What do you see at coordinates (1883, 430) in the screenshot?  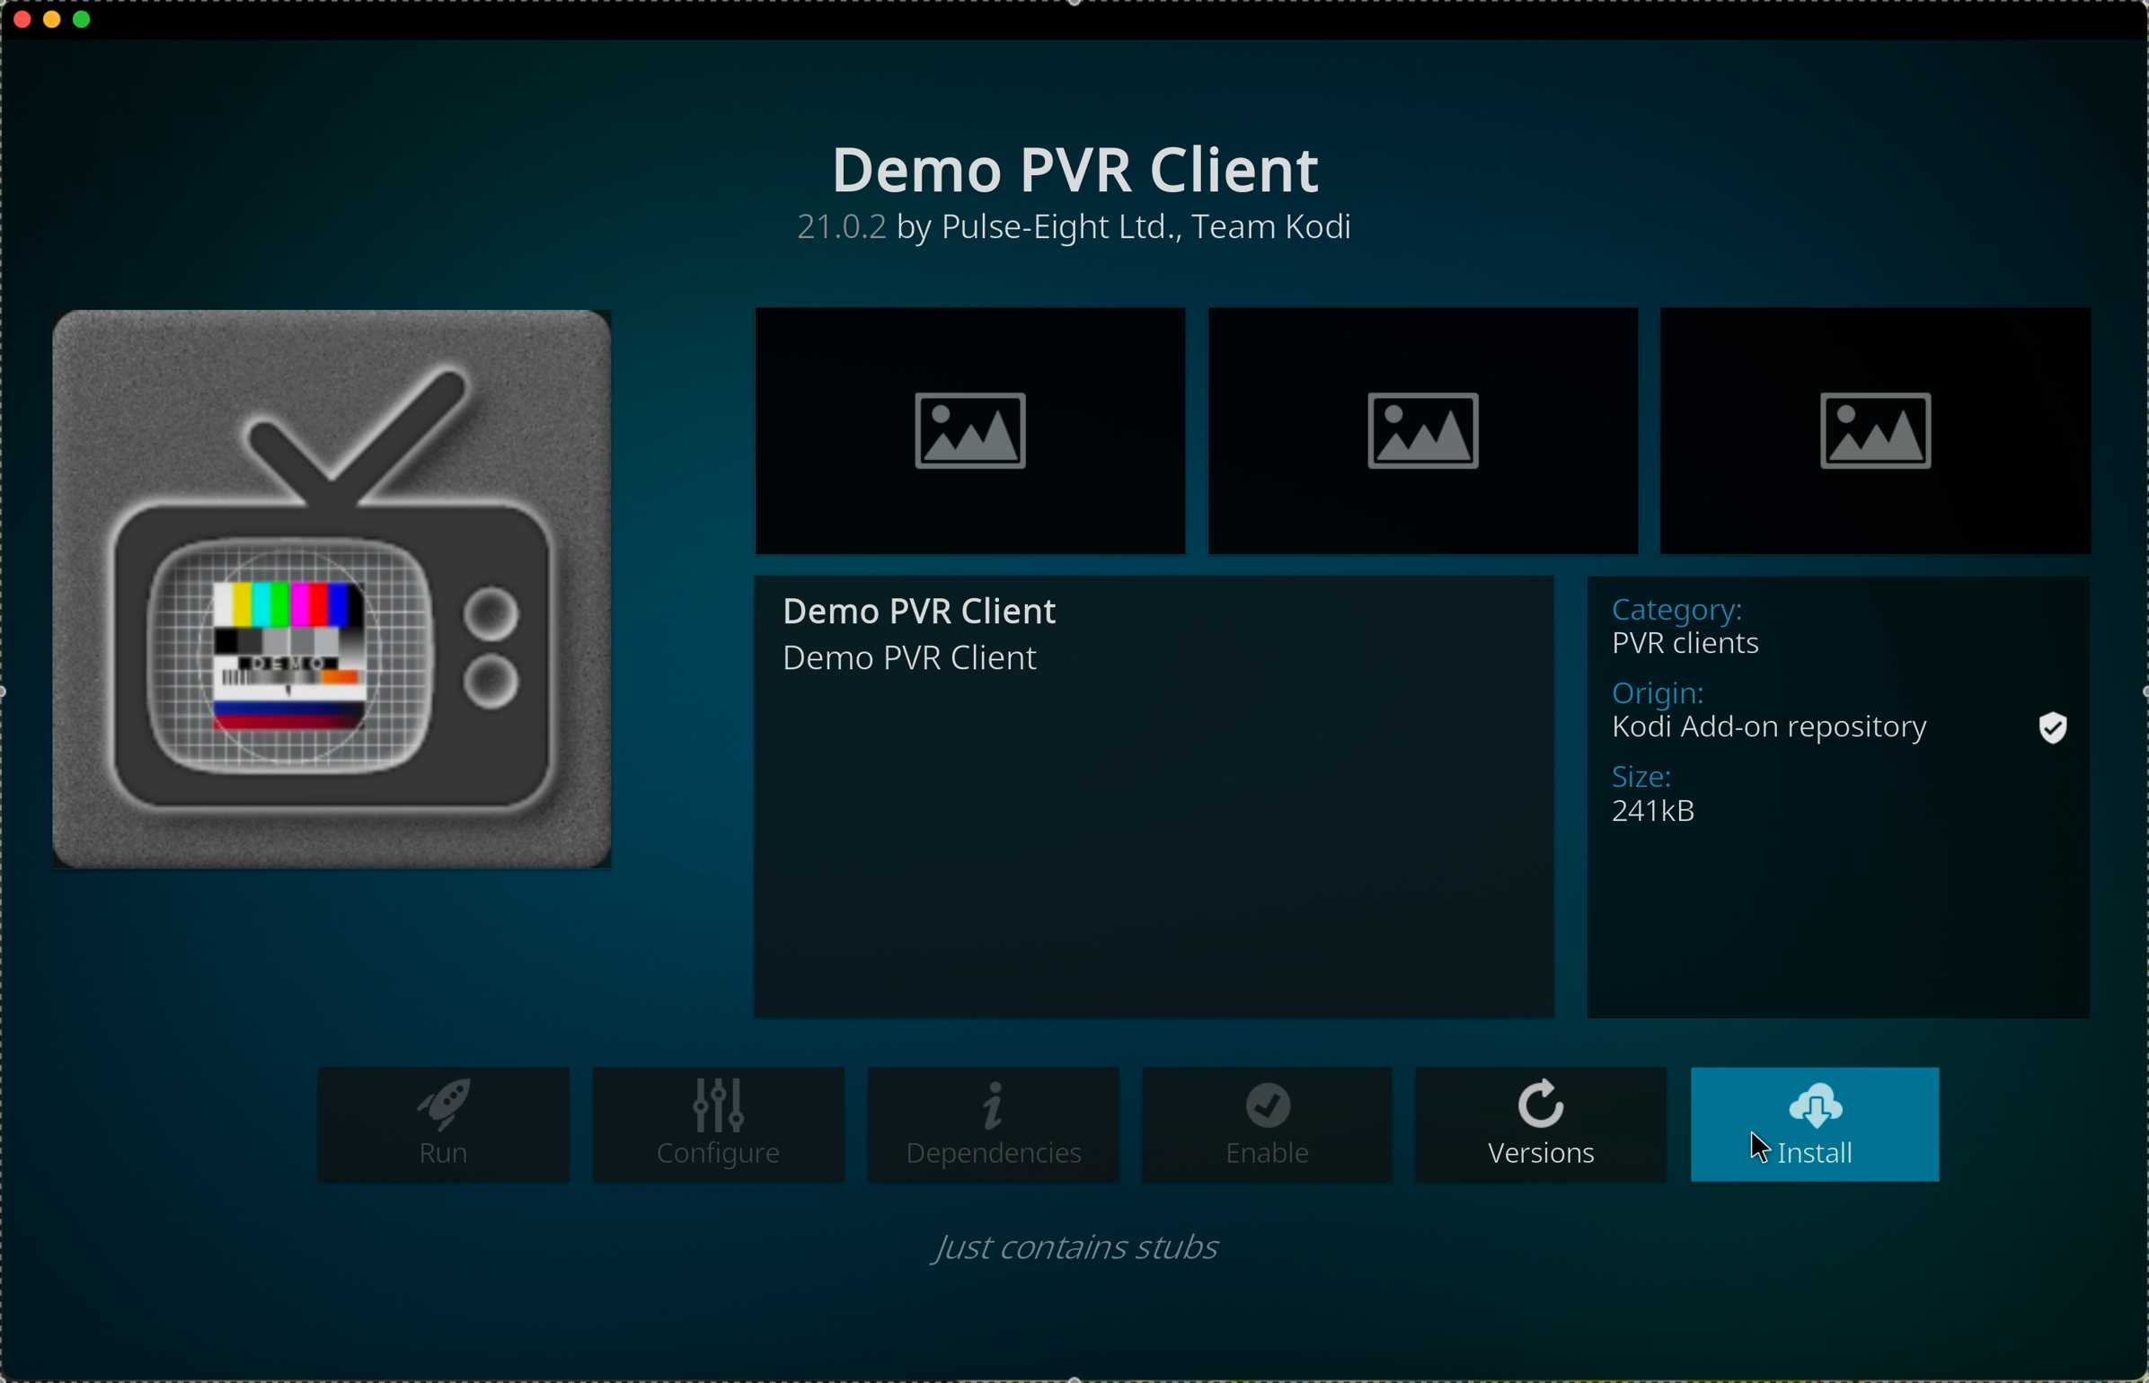 I see `image icon` at bounding box center [1883, 430].